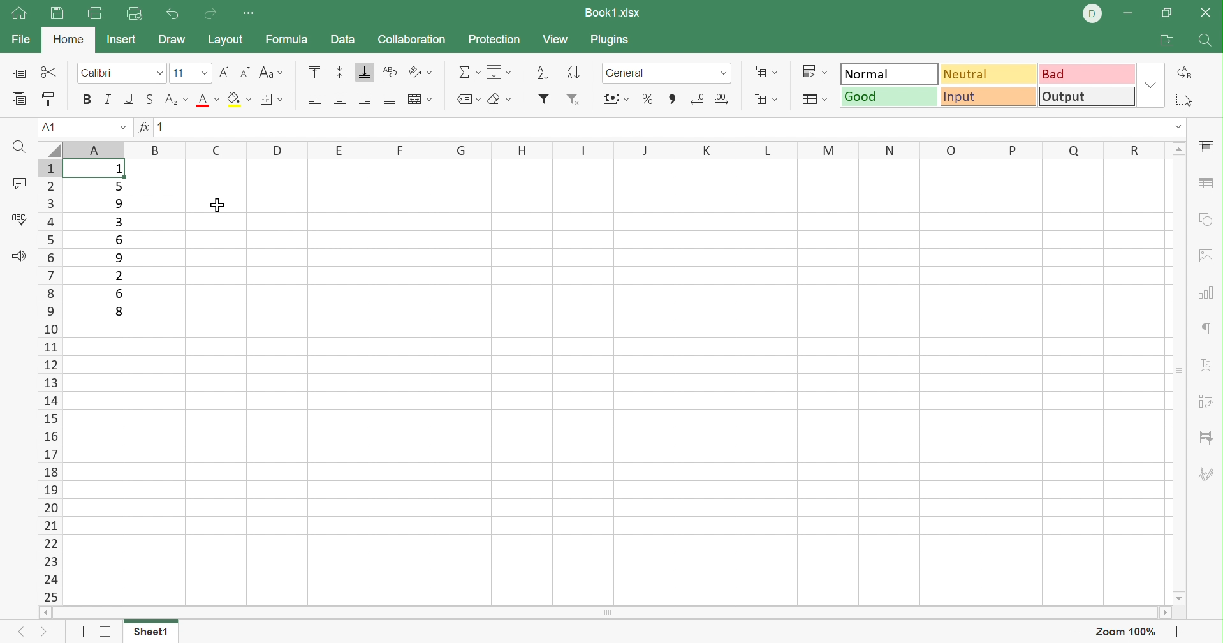  What do you see at coordinates (99, 73) in the screenshot?
I see `Calibri` at bounding box center [99, 73].